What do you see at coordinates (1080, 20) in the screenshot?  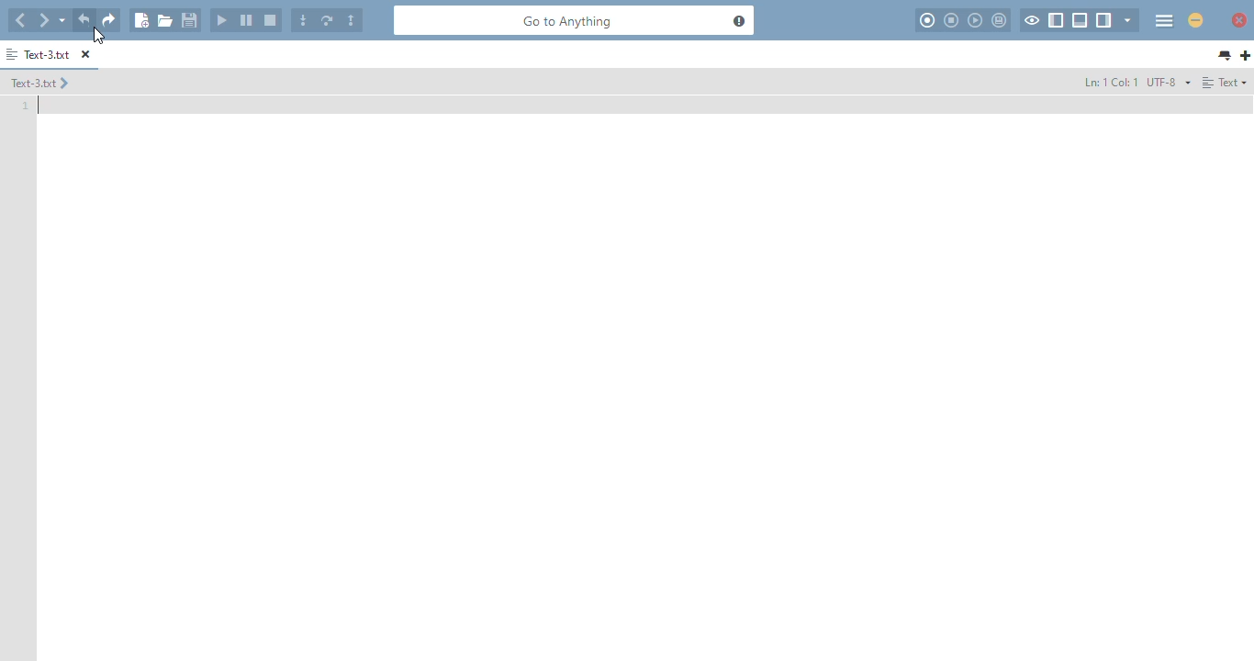 I see `show/hide bottom pane` at bounding box center [1080, 20].